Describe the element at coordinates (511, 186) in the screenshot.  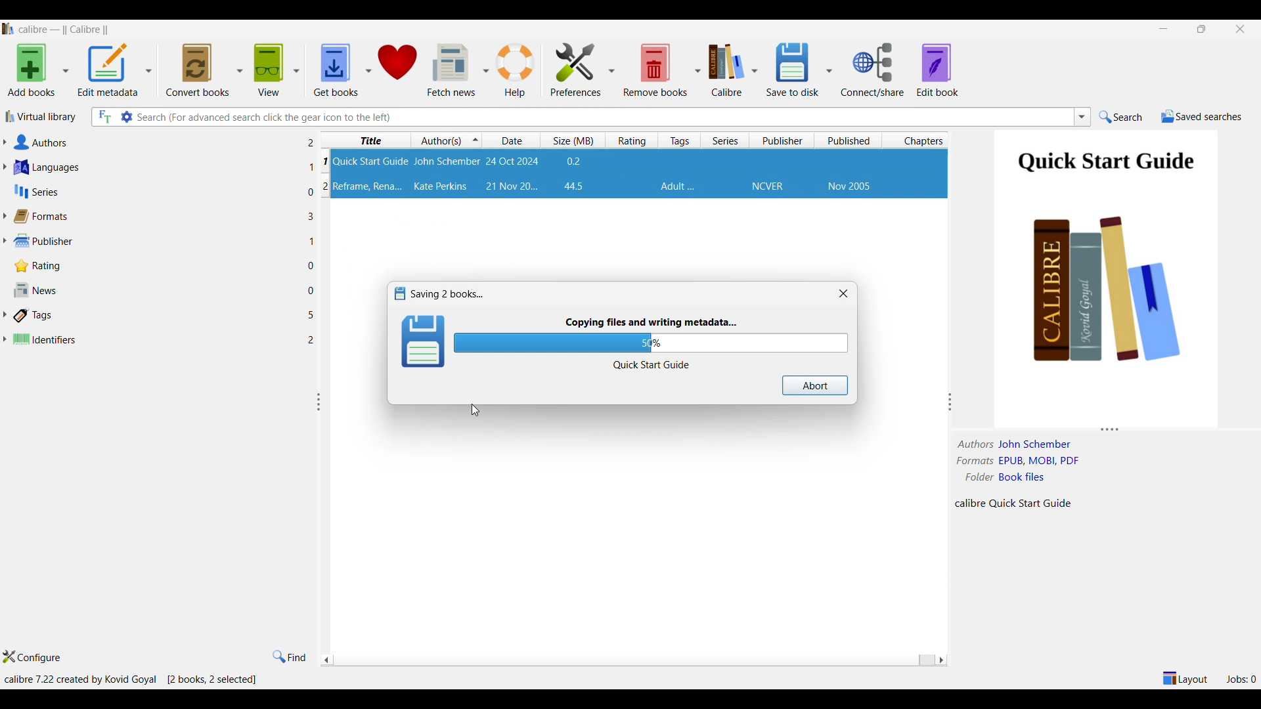
I see `date` at that location.